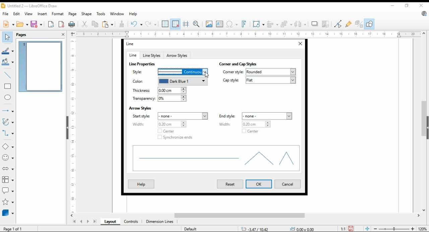  Describe the element at coordinates (87, 14) in the screenshot. I see `shape` at that location.